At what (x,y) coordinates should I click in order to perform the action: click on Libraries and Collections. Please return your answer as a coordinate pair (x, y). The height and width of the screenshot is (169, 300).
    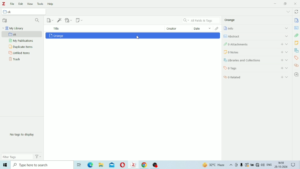
    Looking at the image, I should click on (256, 60).